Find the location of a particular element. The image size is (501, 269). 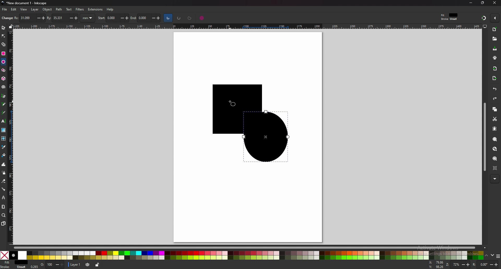

export is located at coordinates (494, 78).